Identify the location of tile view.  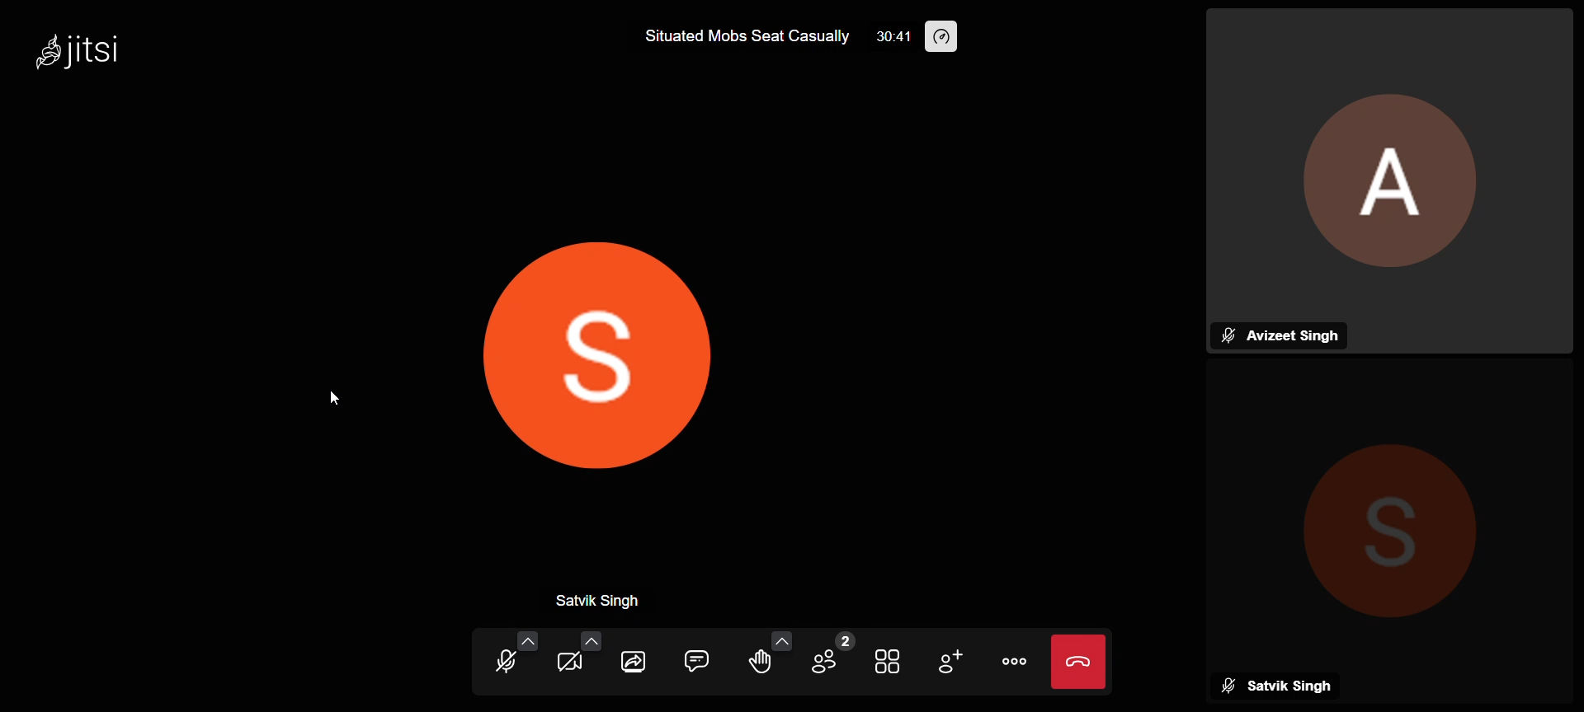
(885, 663).